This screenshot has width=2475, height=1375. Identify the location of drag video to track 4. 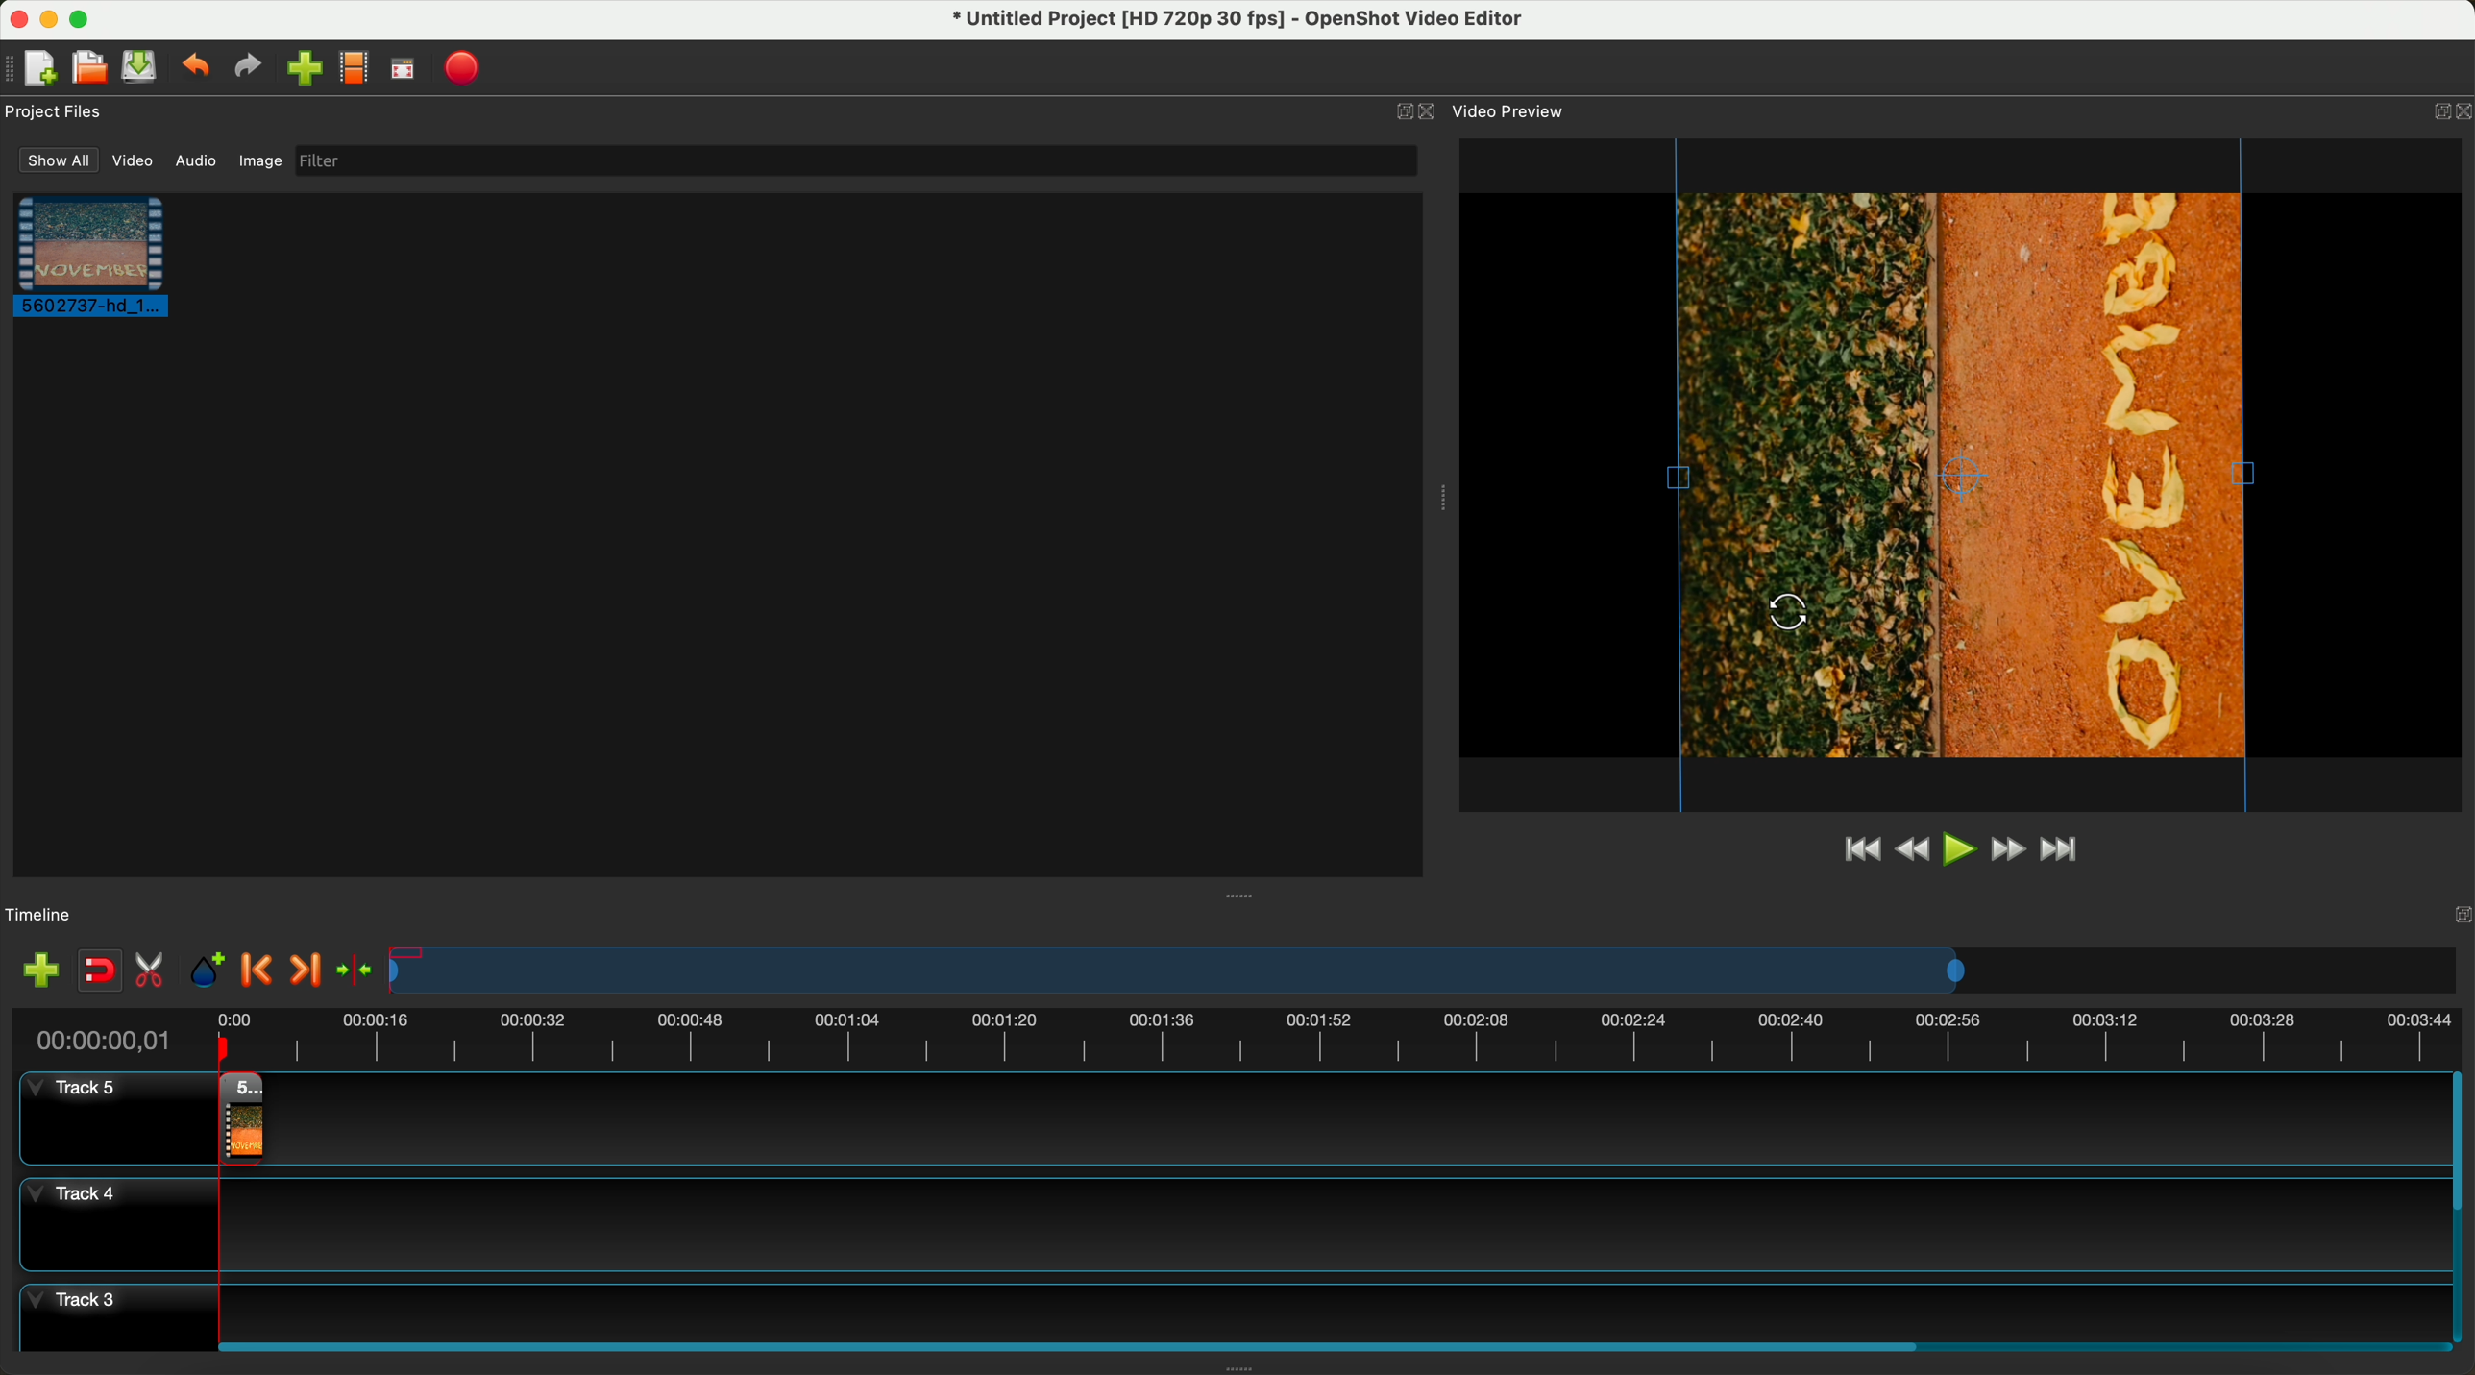
(236, 1118).